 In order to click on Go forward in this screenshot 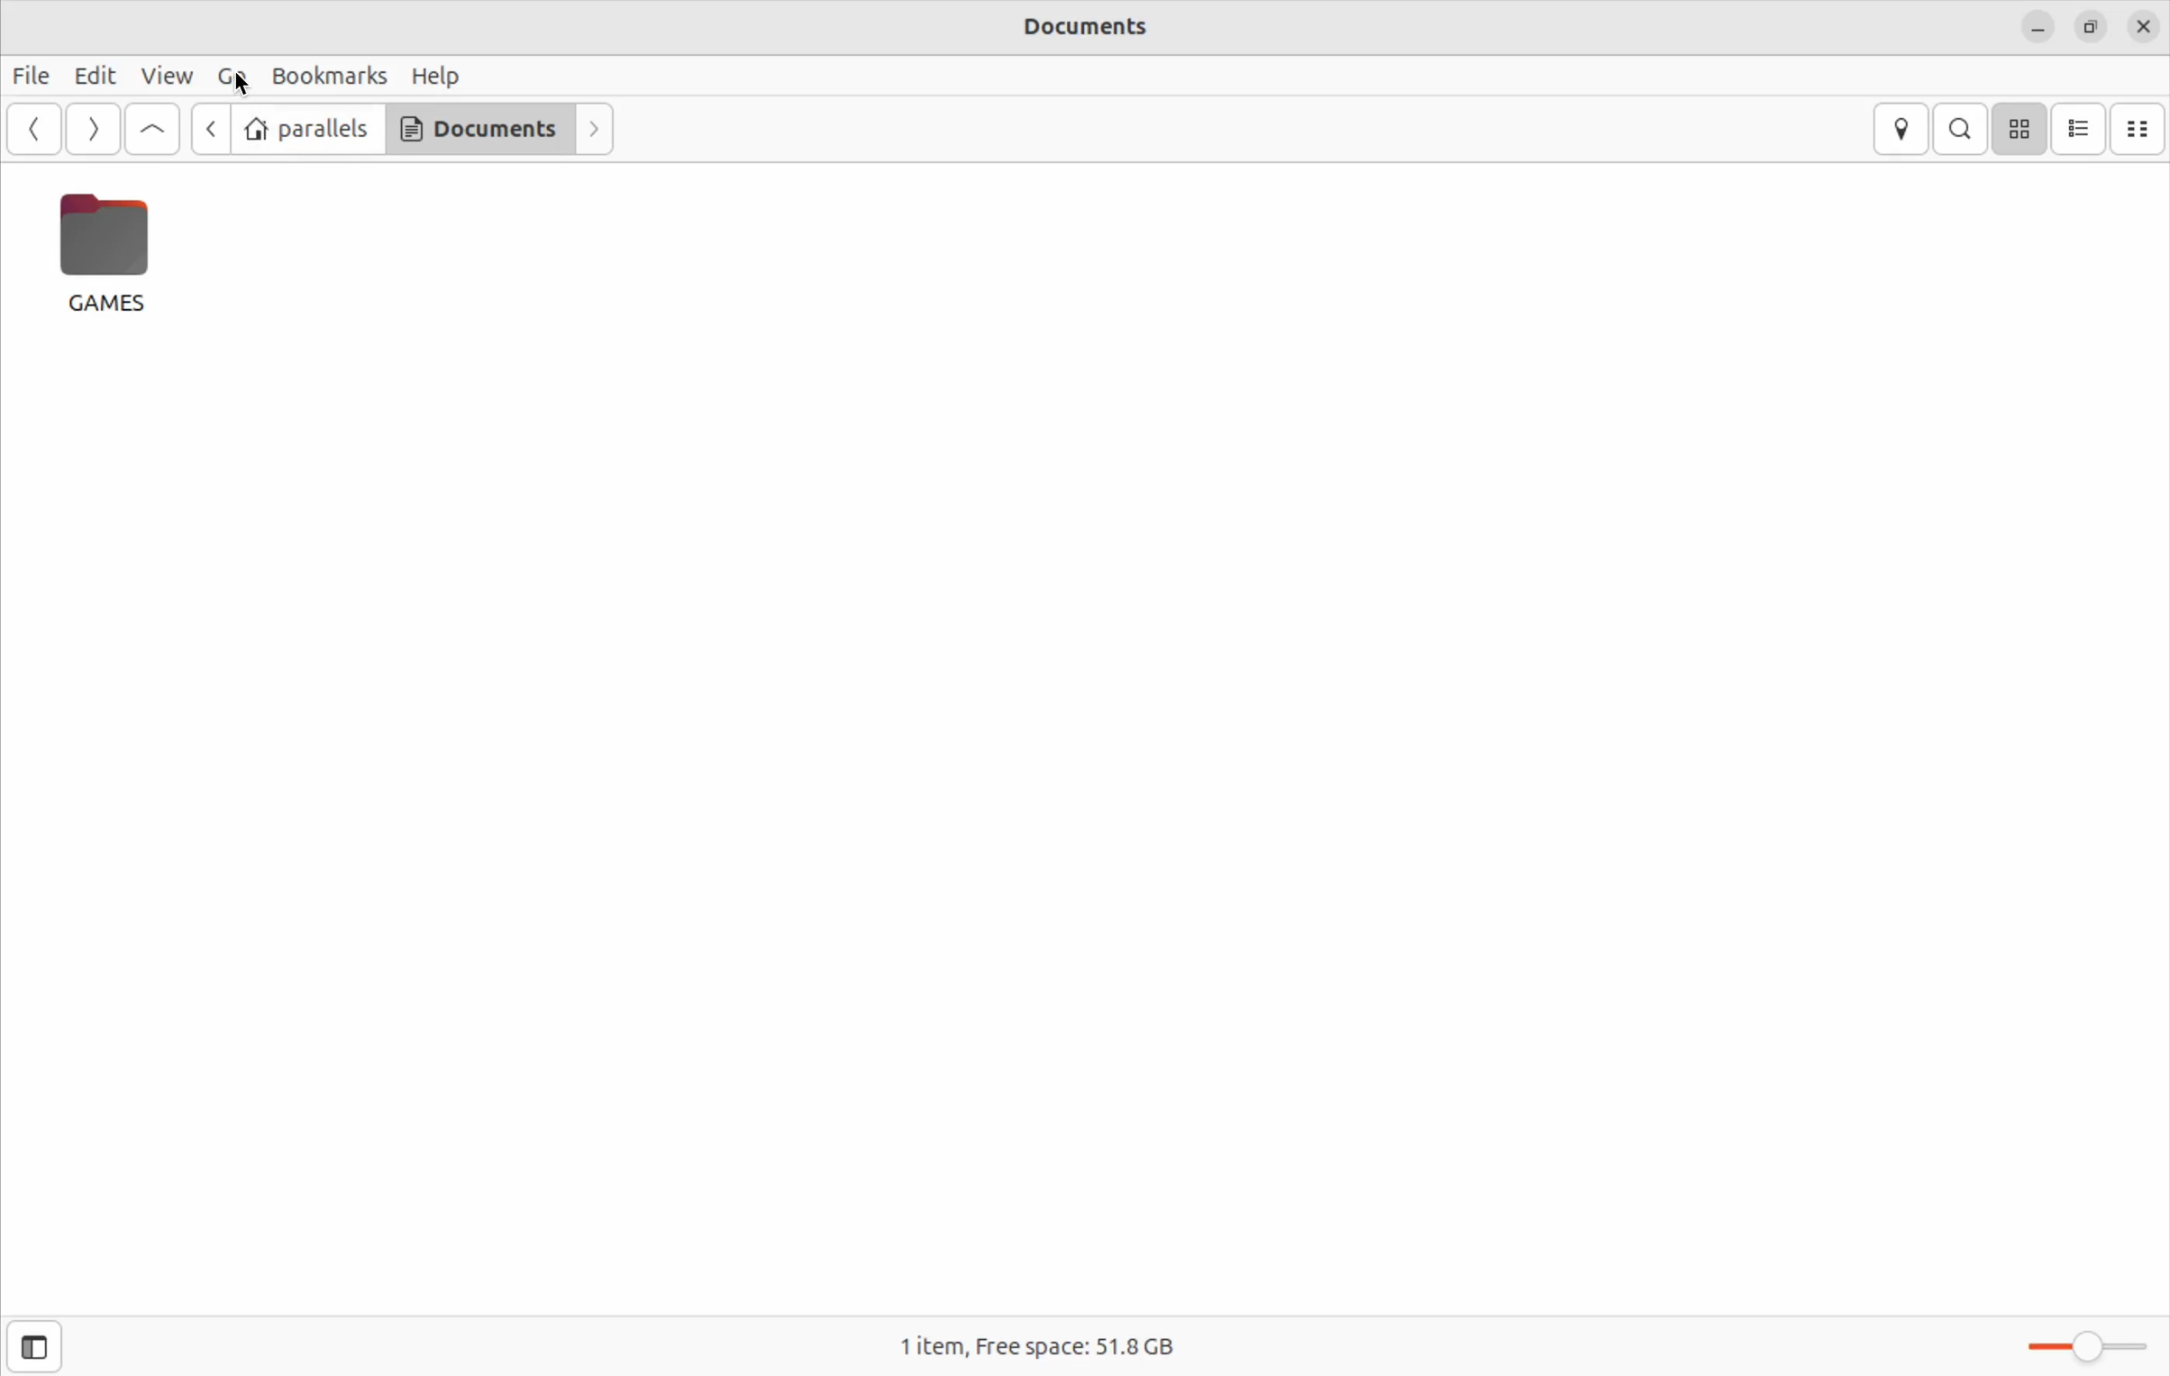, I will do `click(93, 129)`.